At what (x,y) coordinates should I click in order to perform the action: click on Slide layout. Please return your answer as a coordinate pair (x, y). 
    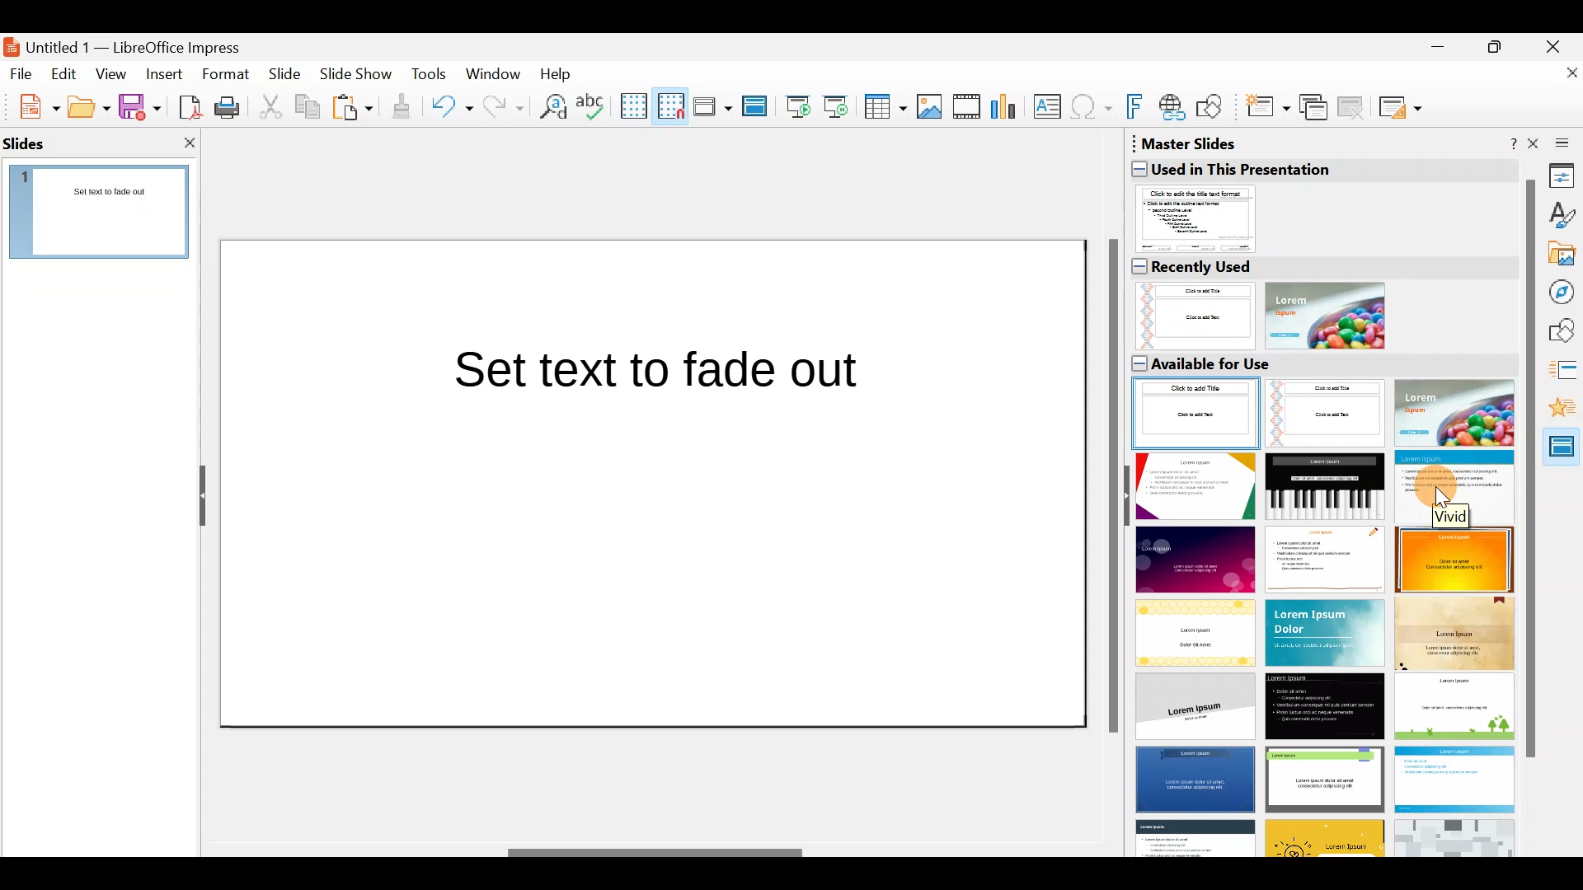
    Looking at the image, I should click on (1402, 107).